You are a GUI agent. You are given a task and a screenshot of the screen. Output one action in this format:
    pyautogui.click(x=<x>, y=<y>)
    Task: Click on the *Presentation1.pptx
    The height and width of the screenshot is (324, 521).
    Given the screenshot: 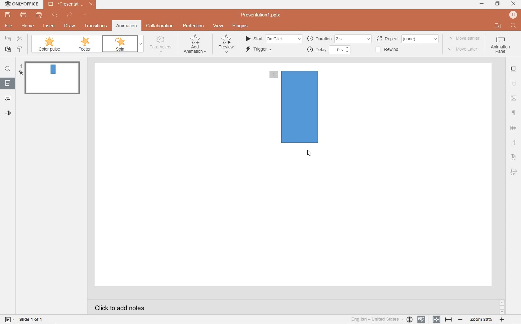 What is the action you would take?
    pyautogui.click(x=72, y=5)
    